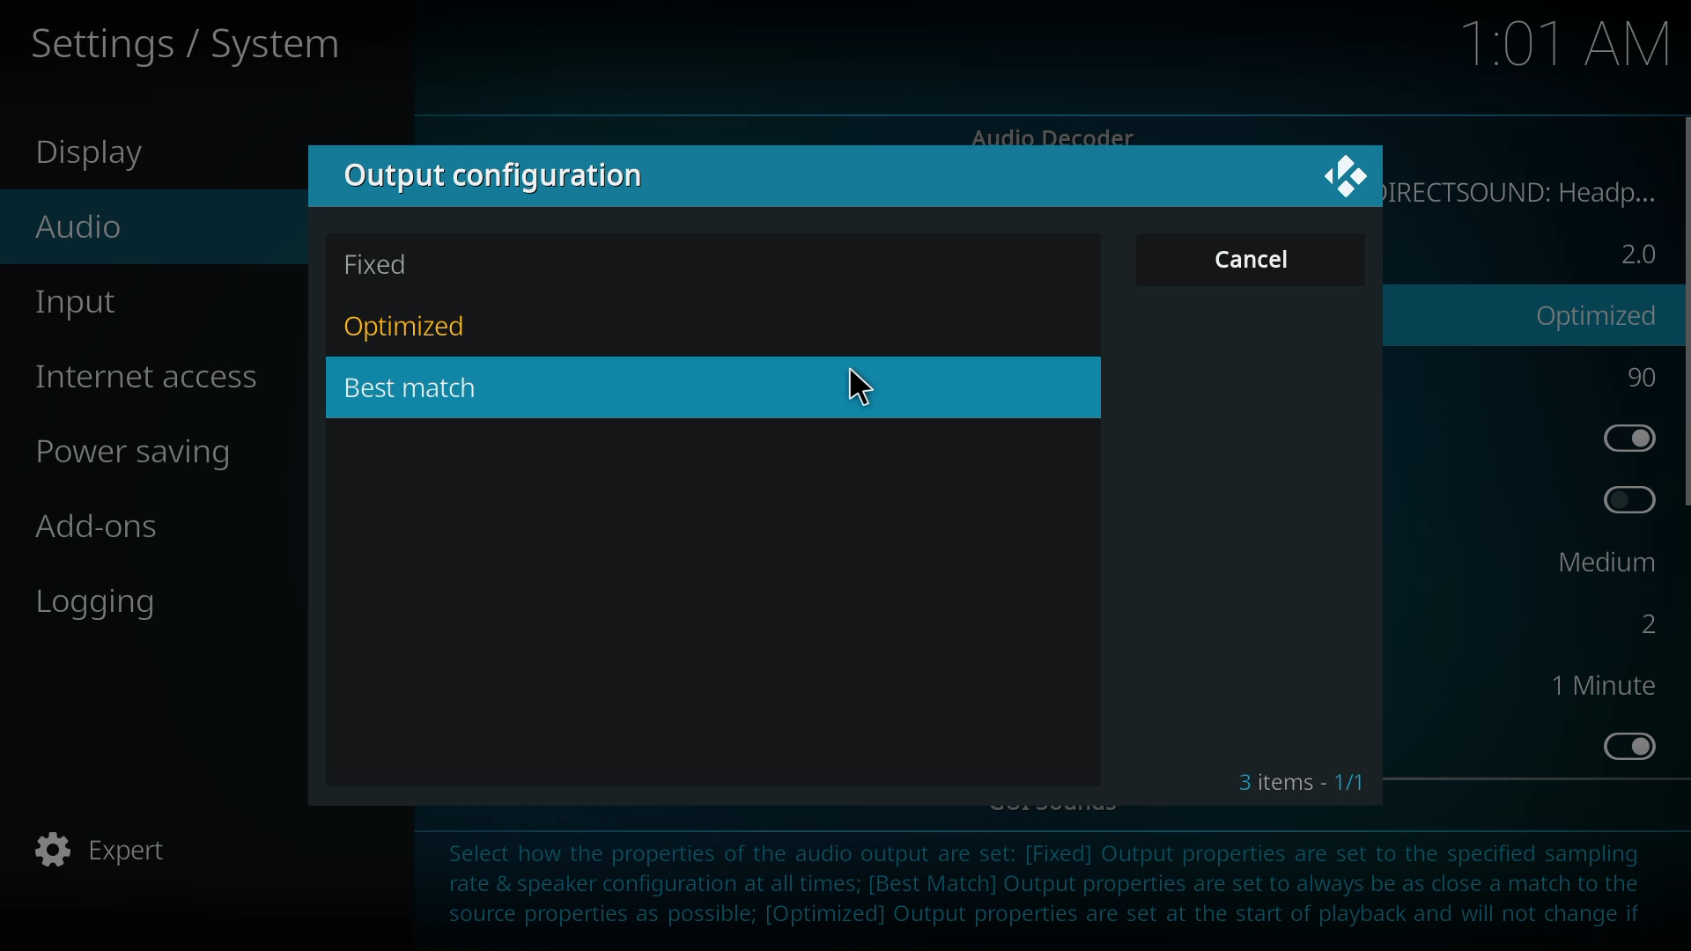 This screenshot has width=1691, height=951. I want to click on 90, so click(1641, 376).